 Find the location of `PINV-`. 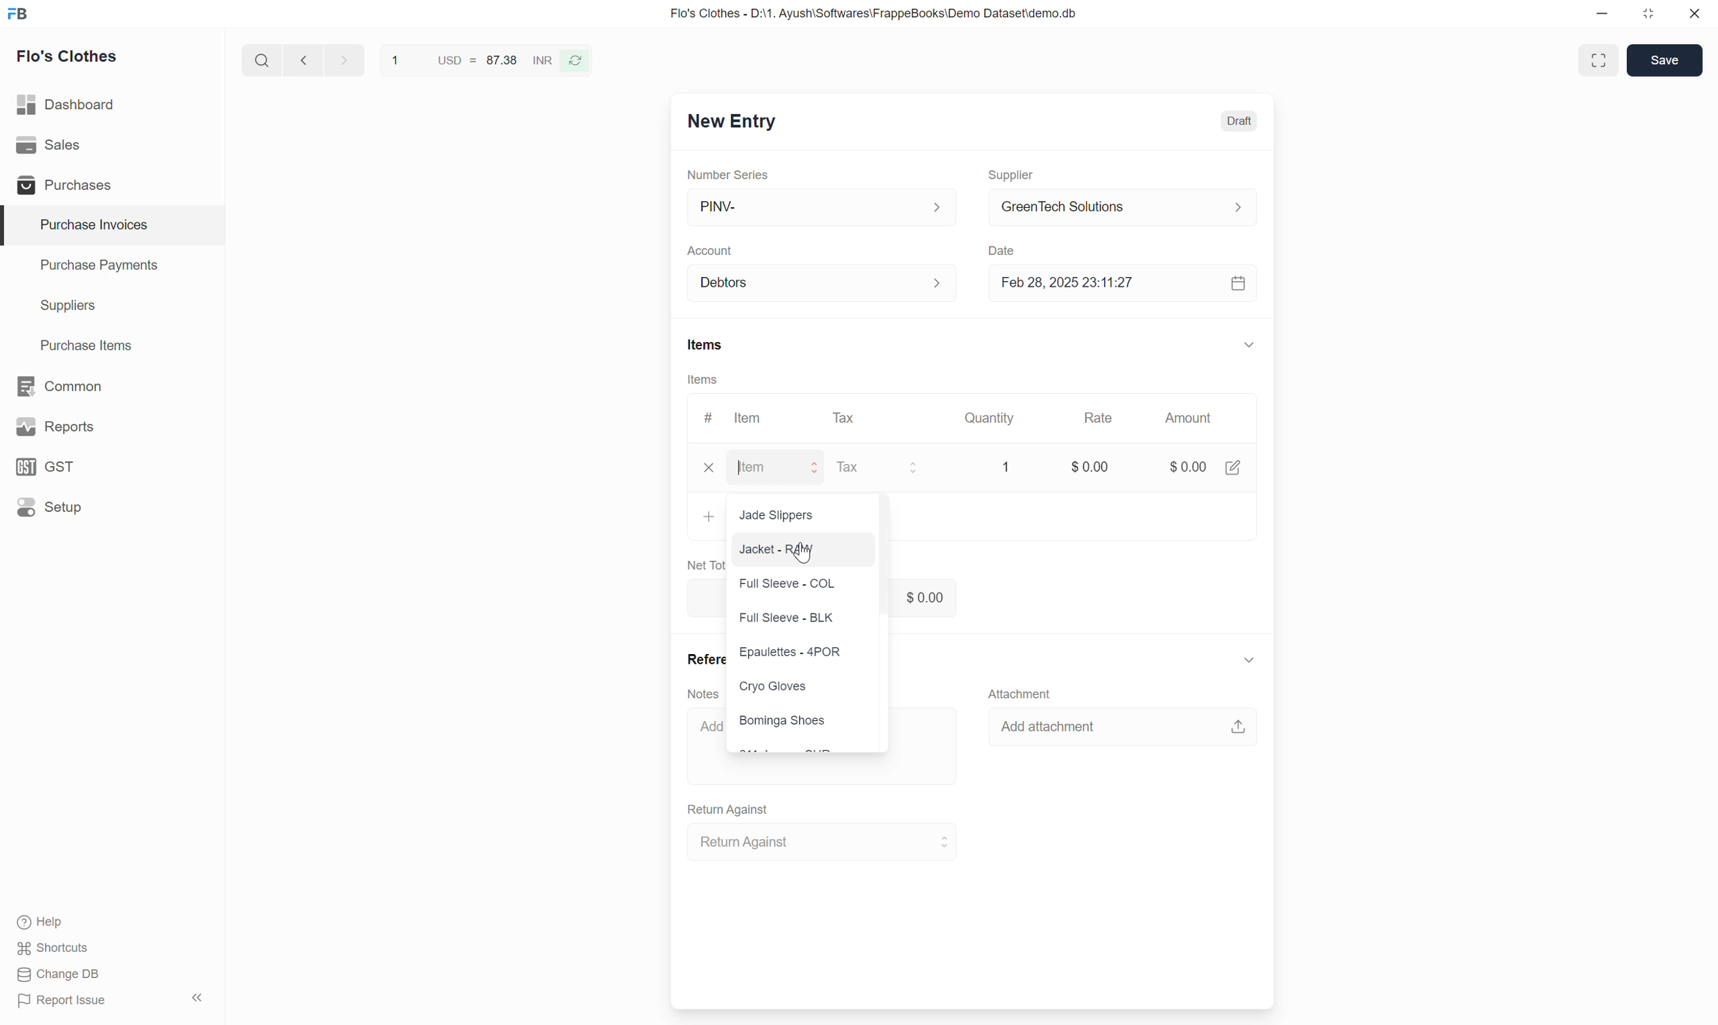

PINV- is located at coordinates (823, 207).